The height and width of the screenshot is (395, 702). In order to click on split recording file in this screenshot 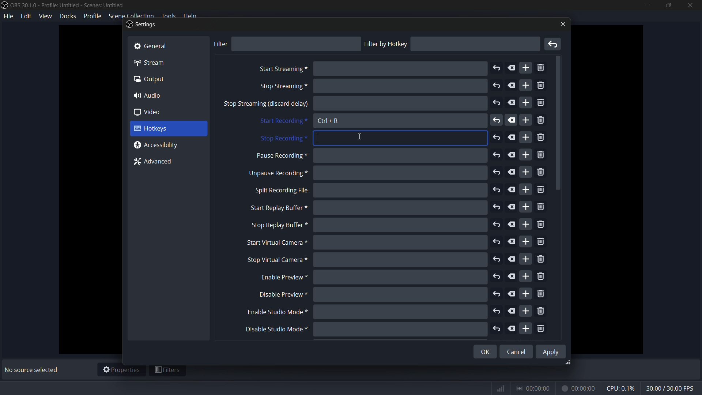, I will do `click(281, 191)`.